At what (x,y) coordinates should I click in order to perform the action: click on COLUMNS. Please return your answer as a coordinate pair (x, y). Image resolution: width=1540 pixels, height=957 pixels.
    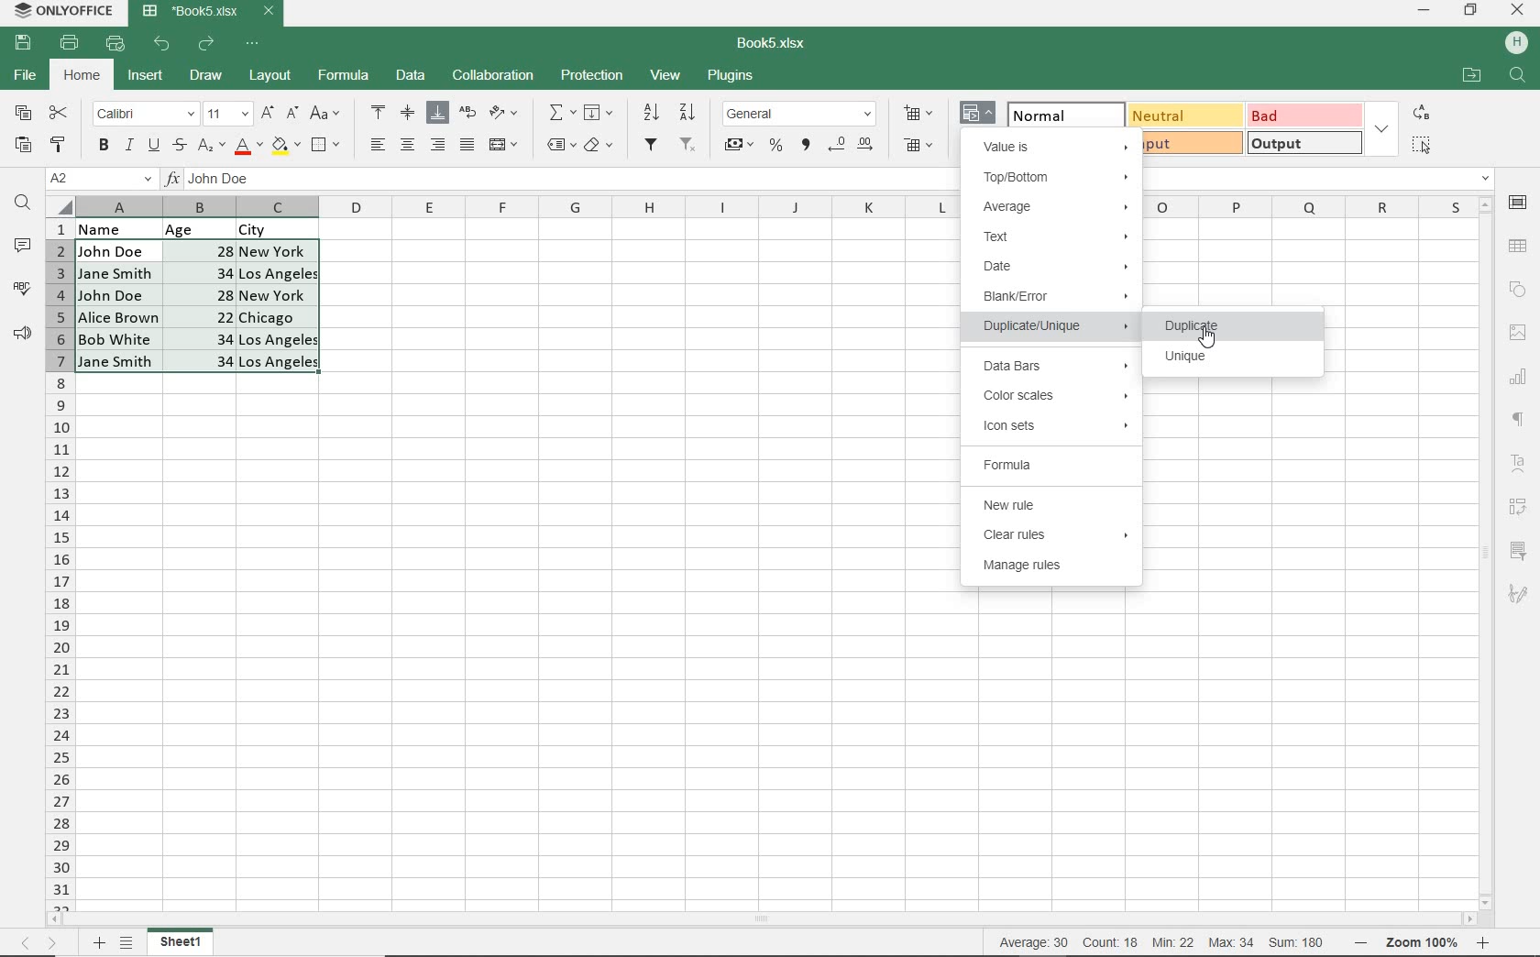
    Looking at the image, I should click on (60, 564).